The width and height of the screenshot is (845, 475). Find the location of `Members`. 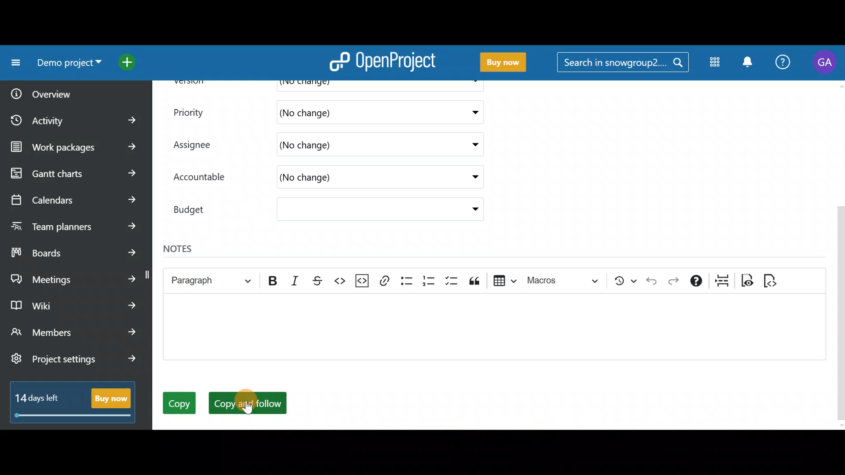

Members is located at coordinates (76, 336).